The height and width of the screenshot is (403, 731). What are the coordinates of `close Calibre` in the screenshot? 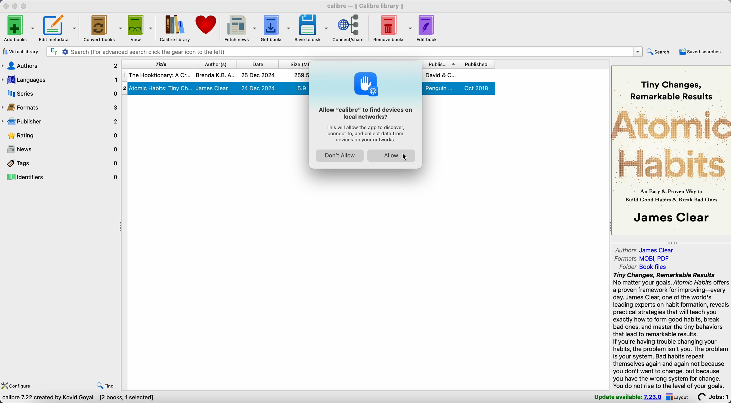 It's located at (5, 5).